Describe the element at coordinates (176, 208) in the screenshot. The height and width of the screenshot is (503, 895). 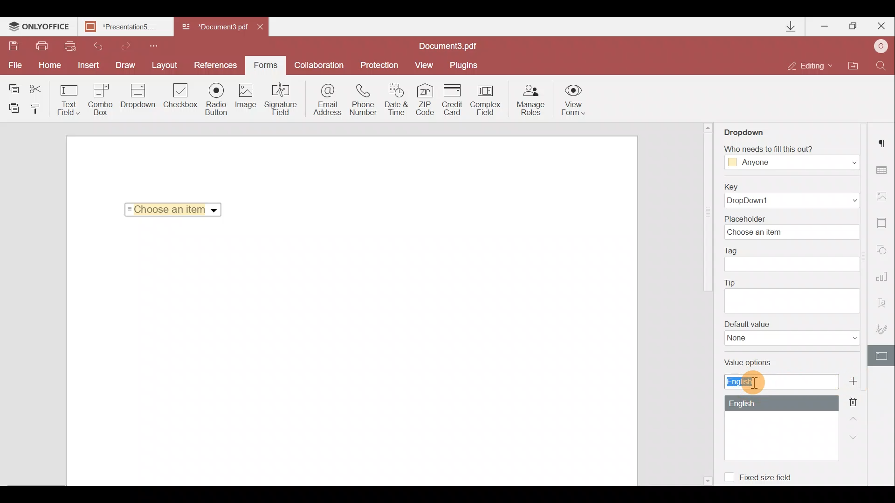
I see `Choose an item ` at that location.